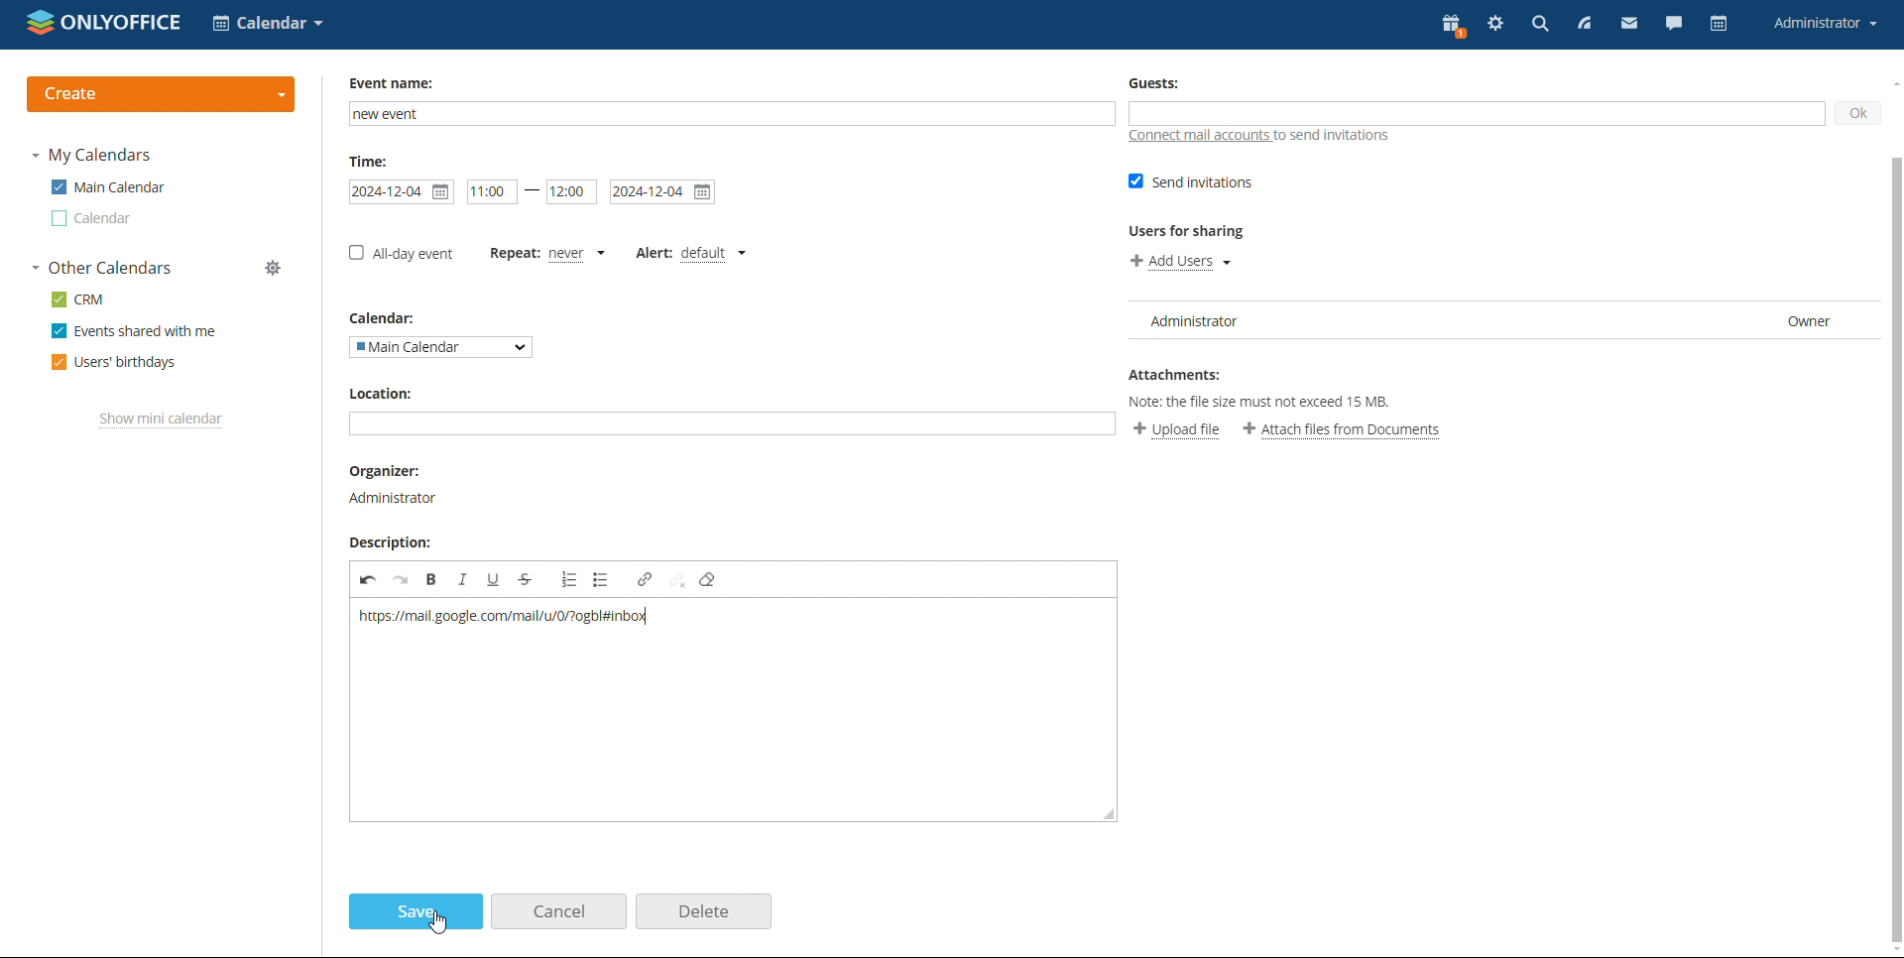  Describe the element at coordinates (112, 362) in the screenshot. I see `users' birthdays` at that location.